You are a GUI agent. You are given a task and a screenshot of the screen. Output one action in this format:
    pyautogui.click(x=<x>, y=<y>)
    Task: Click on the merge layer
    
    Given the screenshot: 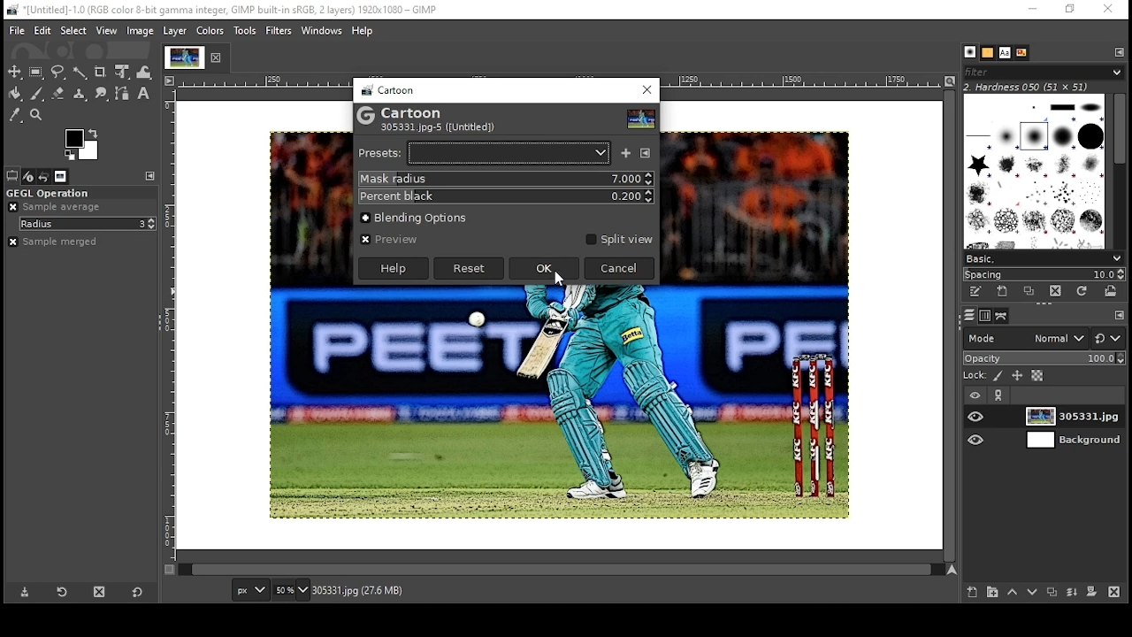 What is the action you would take?
    pyautogui.click(x=1073, y=594)
    